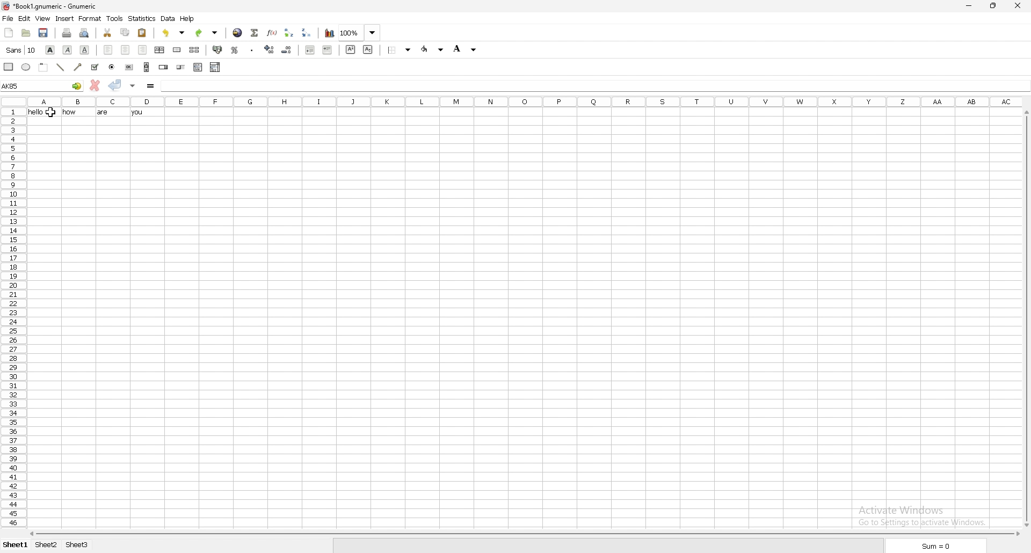 The image size is (1031, 553). I want to click on merge cells, so click(177, 50).